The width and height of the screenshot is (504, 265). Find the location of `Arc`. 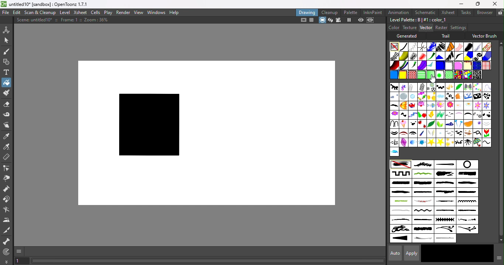

Arc is located at coordinates (404, 87).